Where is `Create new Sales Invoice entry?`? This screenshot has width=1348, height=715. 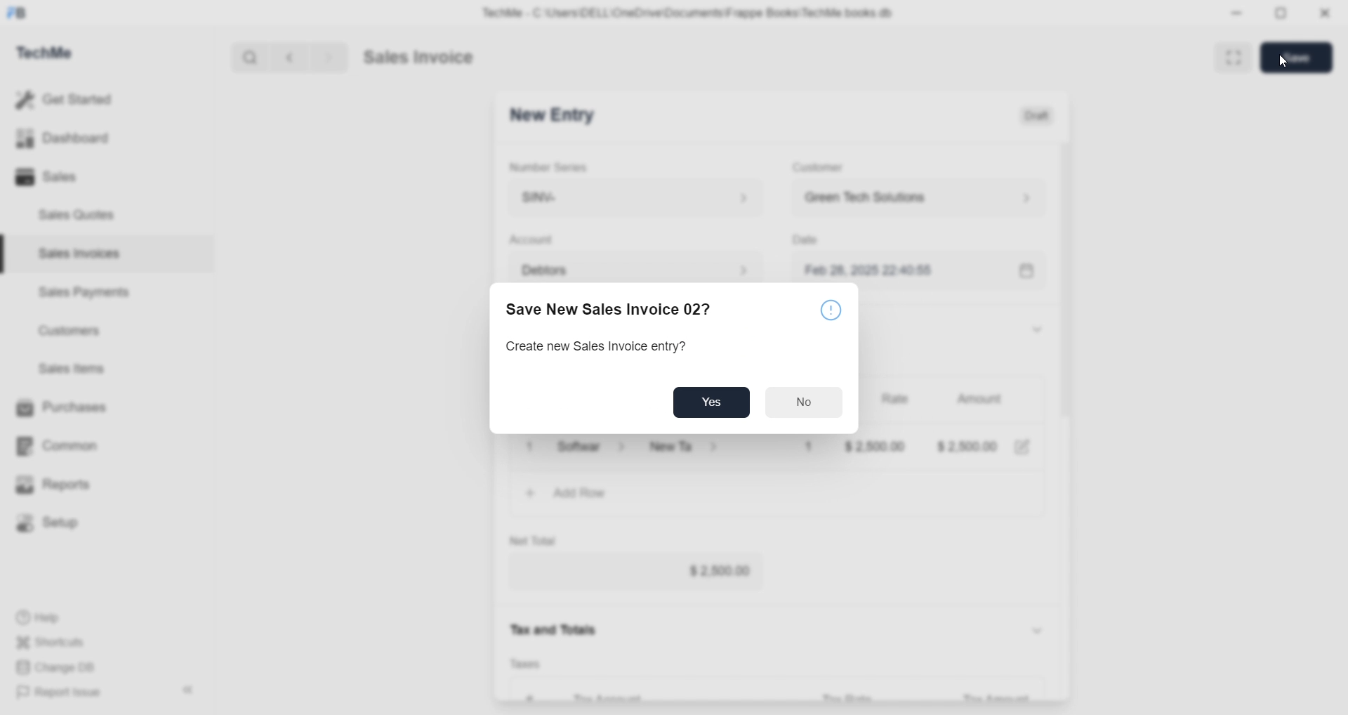
Create new Sales Invoice entry? is located at coordinates (600, 347).